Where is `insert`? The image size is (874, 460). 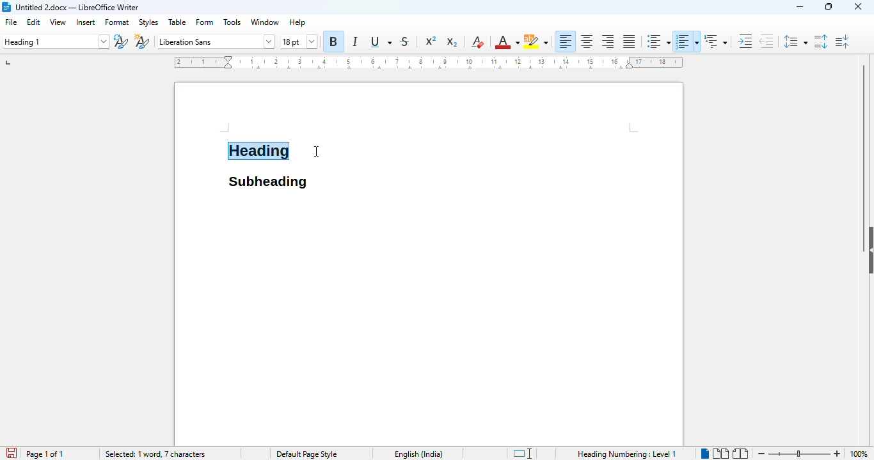 insert is located at coordinates (86, 22).